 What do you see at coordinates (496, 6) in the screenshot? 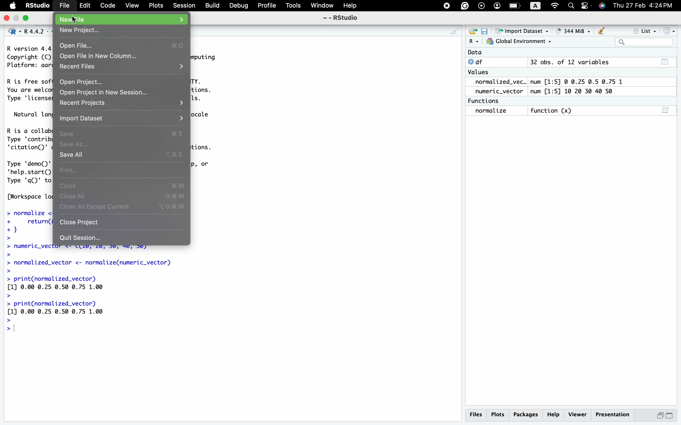
I see `profile` at bounding box center [496, 6].